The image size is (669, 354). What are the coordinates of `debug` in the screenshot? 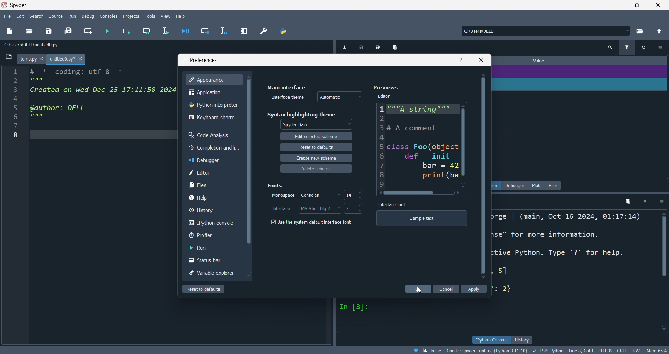 It's located at (88, 16).